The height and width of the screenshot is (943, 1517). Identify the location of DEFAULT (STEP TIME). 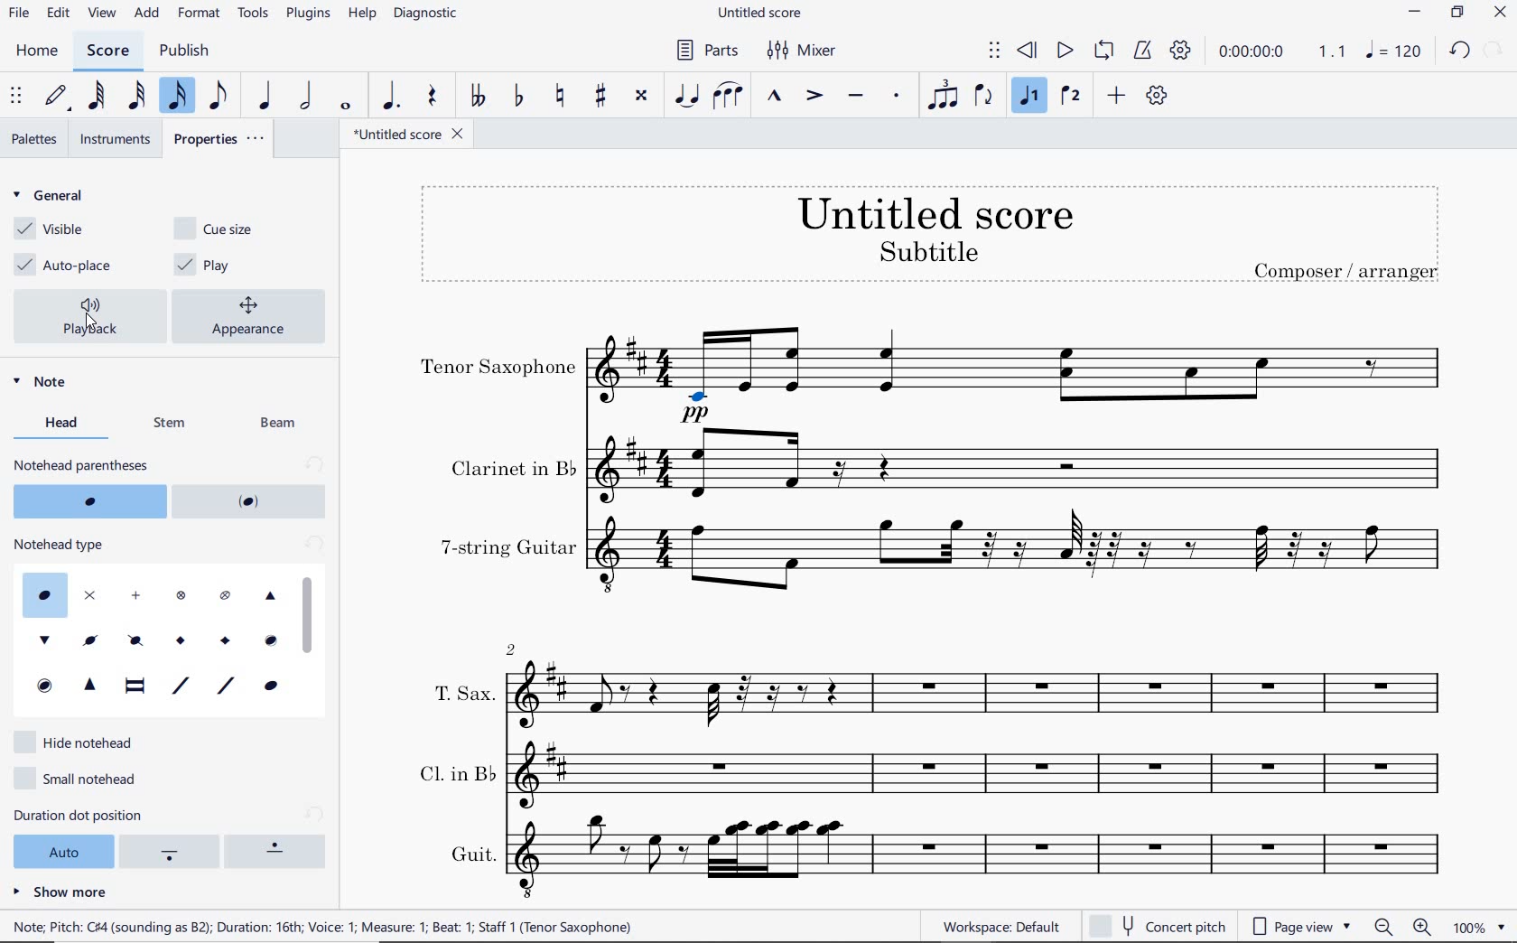
(59, 98).